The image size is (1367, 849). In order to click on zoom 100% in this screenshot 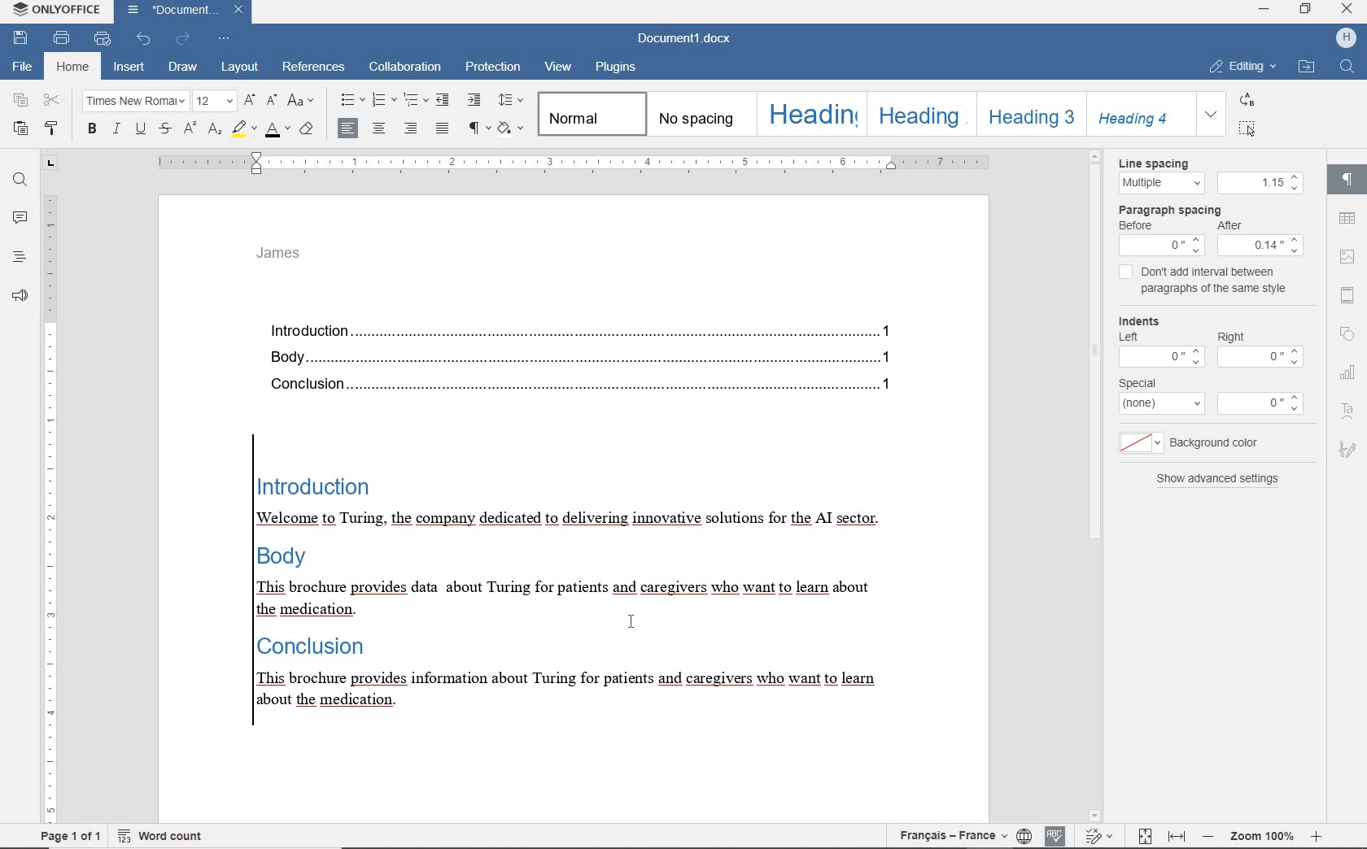, I will do `click(1260, 838)`.